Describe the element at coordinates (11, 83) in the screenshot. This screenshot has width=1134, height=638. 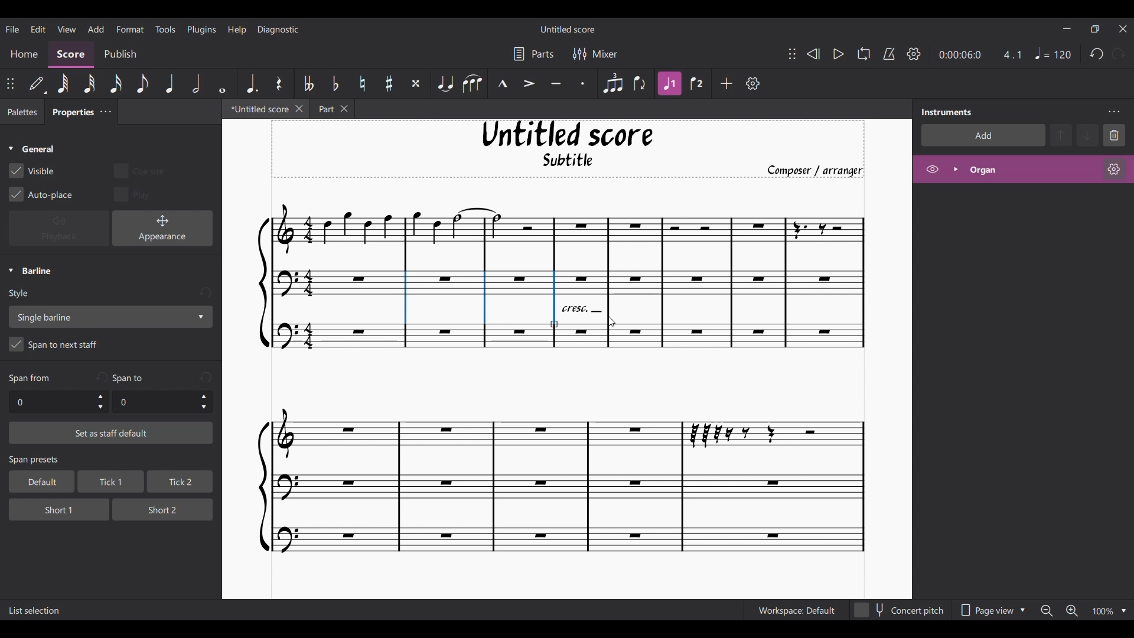
I see `Change position of toolbar attached` at that location.